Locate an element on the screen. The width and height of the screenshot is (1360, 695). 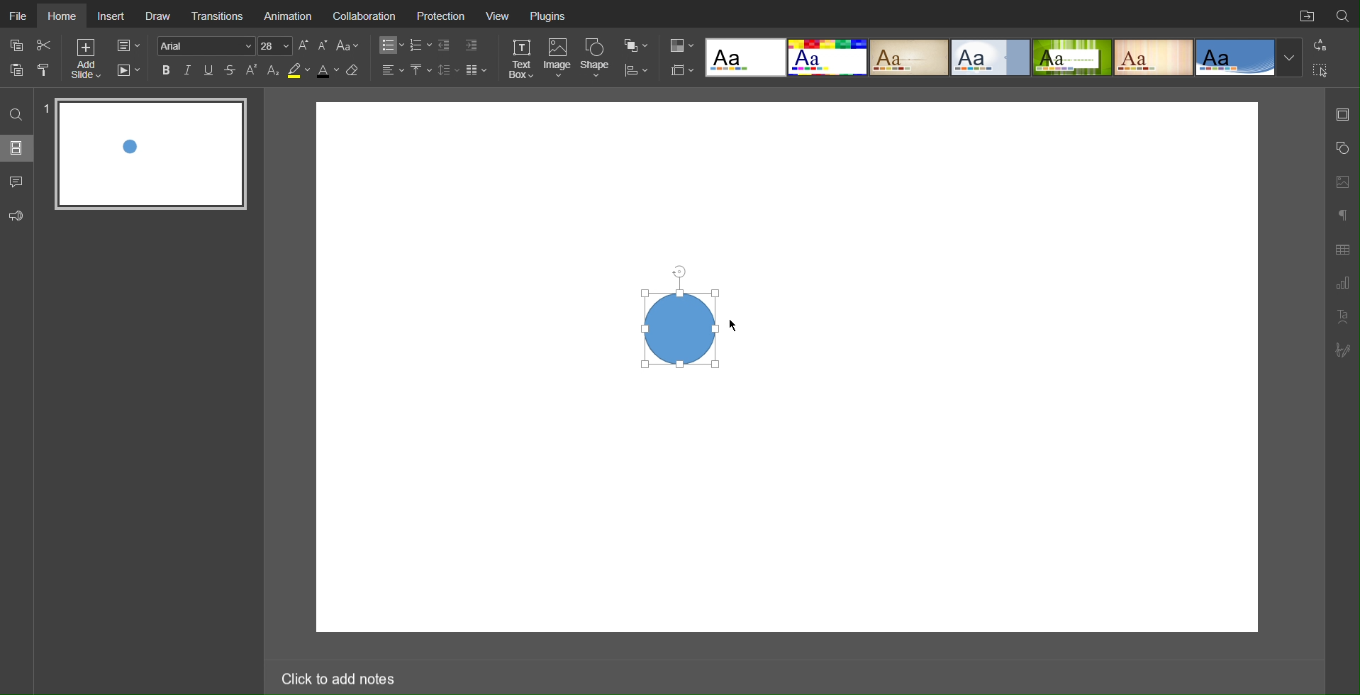
Search is located at coordinates (18, 113).